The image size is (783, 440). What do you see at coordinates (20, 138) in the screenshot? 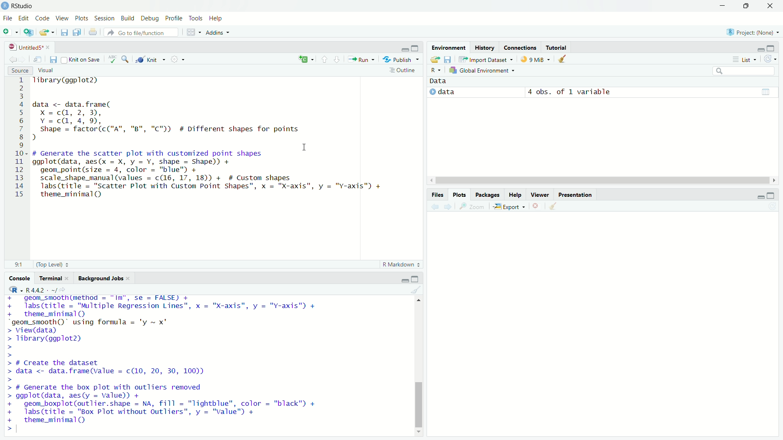
I see `Line numbers` at bounding box center [20, 138].